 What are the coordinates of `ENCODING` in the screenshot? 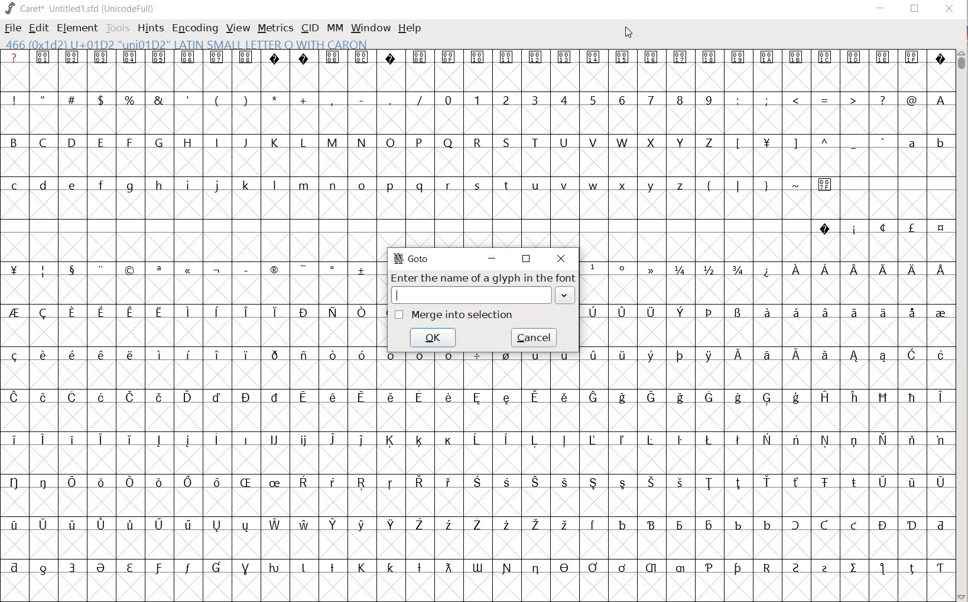 It's located at (195, 27).